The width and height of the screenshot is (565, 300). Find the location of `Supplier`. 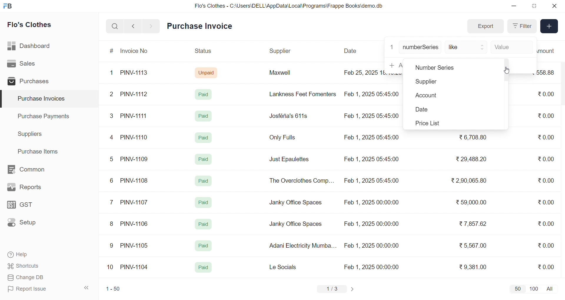

Supplier is located at coordinates (436, 82).